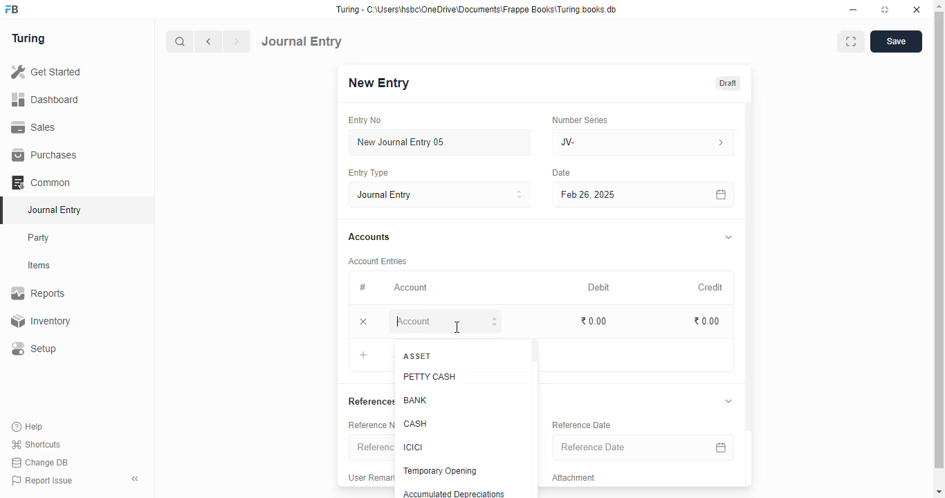  Describe the element at coordinates (36, 445) in the screenshot. I see `shortcuts` at that location.